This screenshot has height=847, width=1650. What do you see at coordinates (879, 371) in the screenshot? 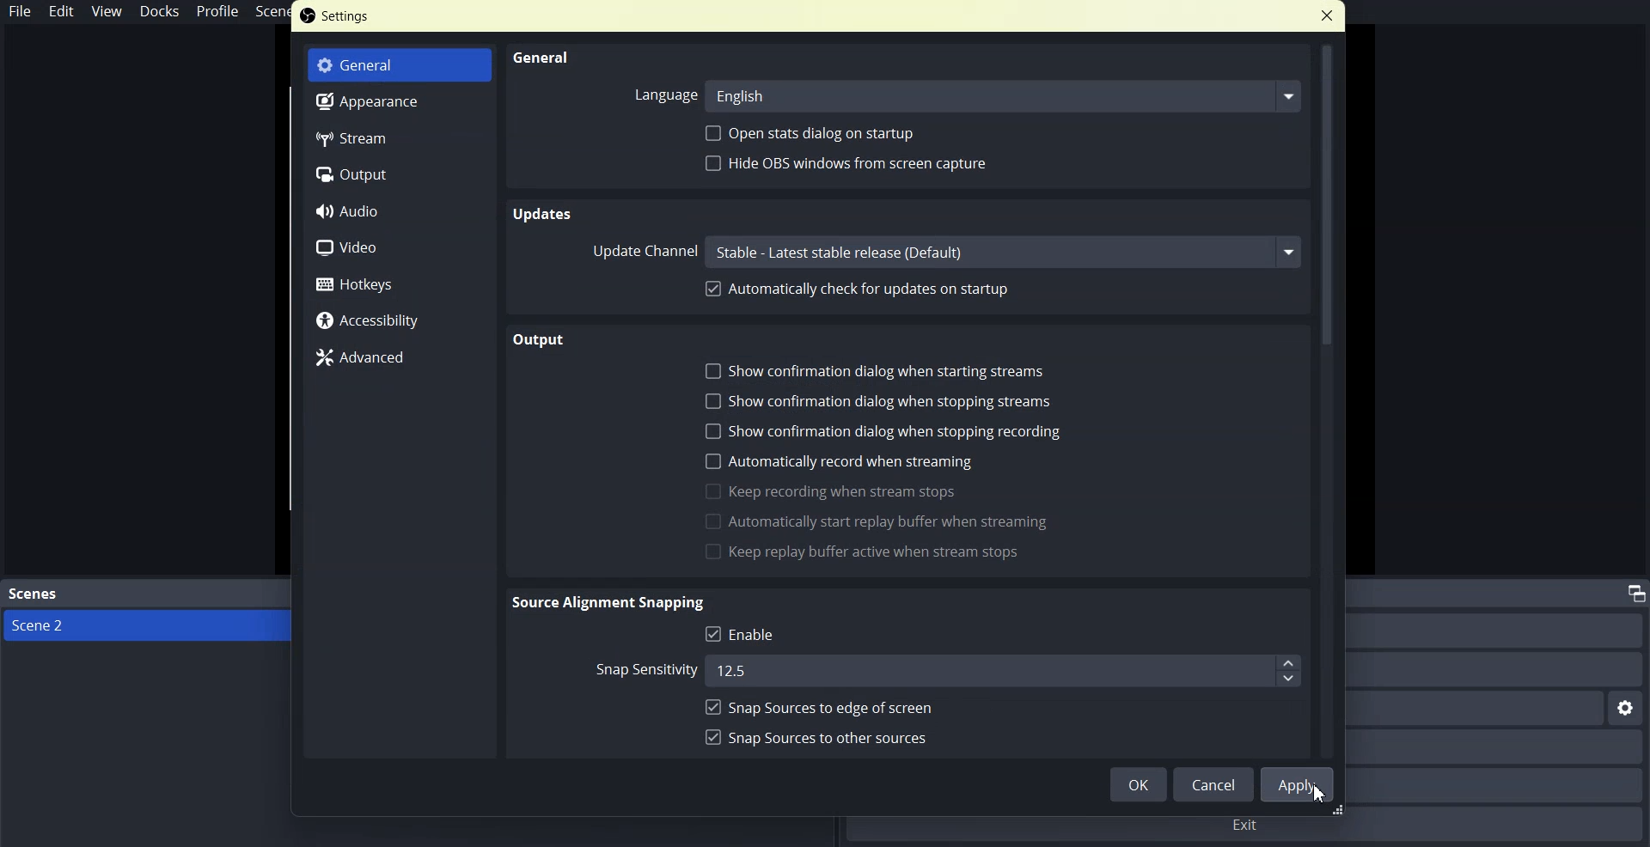
I see `Show configuration dialogue when starting stream` at bounding box center [879, 371].